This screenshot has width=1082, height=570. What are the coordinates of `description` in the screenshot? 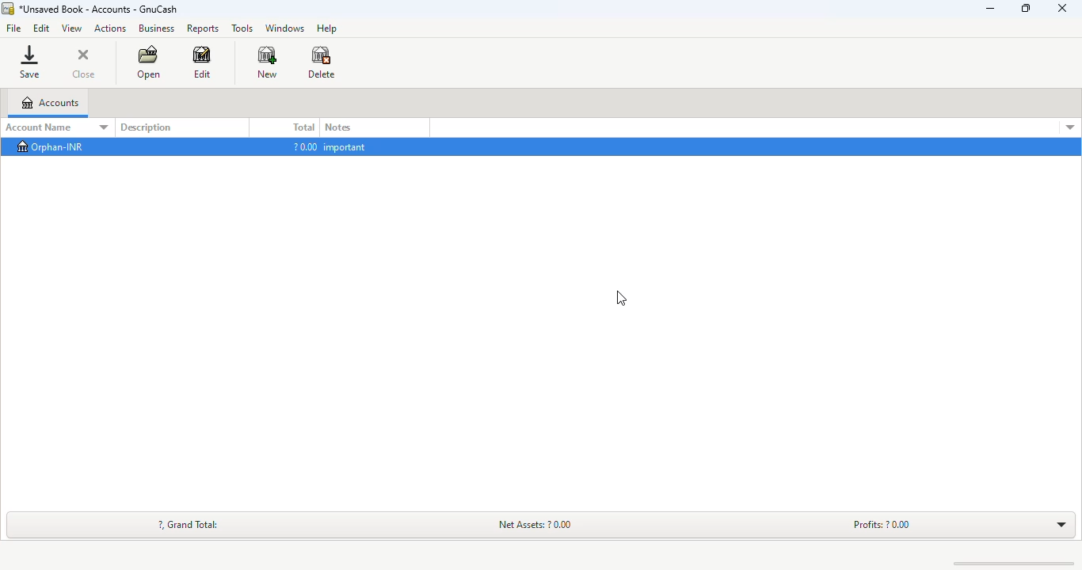 It's located at (146, 128).